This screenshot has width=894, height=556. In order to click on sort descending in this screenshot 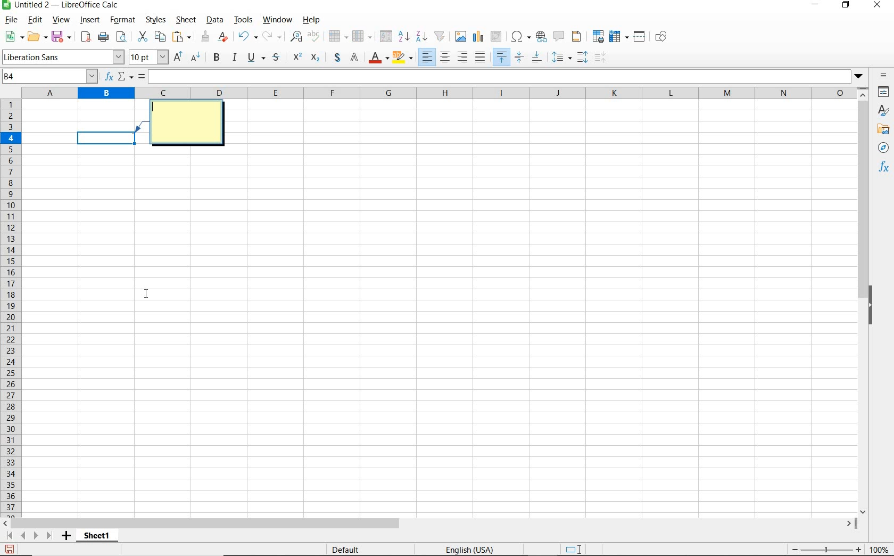, I will do `click(423, 38)`.